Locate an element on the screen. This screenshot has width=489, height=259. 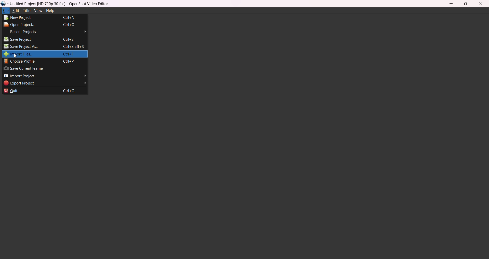
save current frame is located at coordinates (29, 68).